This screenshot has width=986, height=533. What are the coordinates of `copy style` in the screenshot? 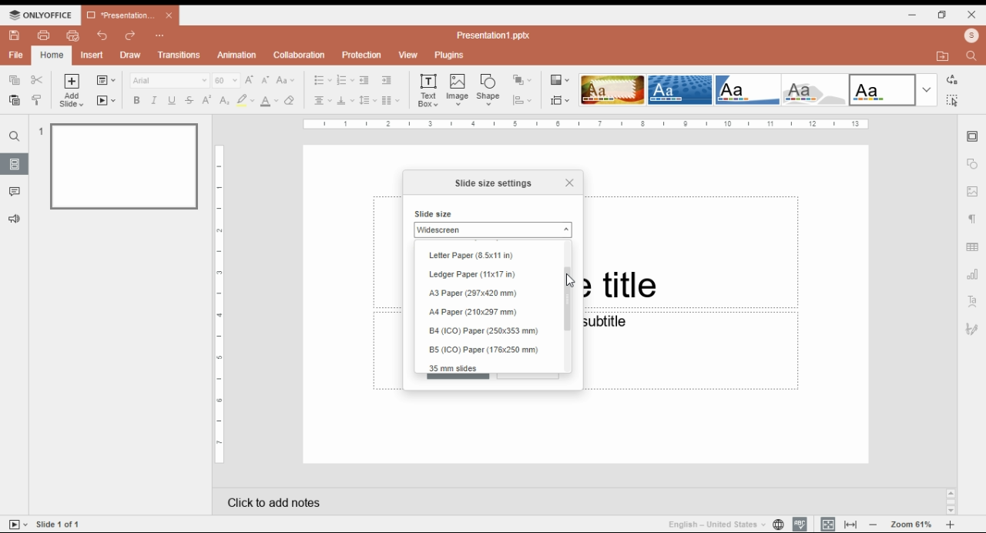 It's located at (39, 99).